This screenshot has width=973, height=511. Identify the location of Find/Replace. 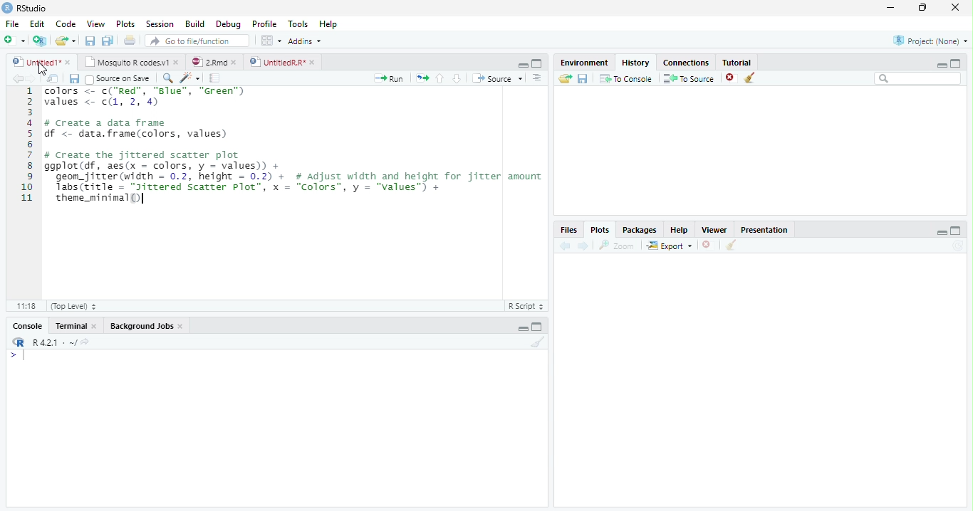
(168, 78).